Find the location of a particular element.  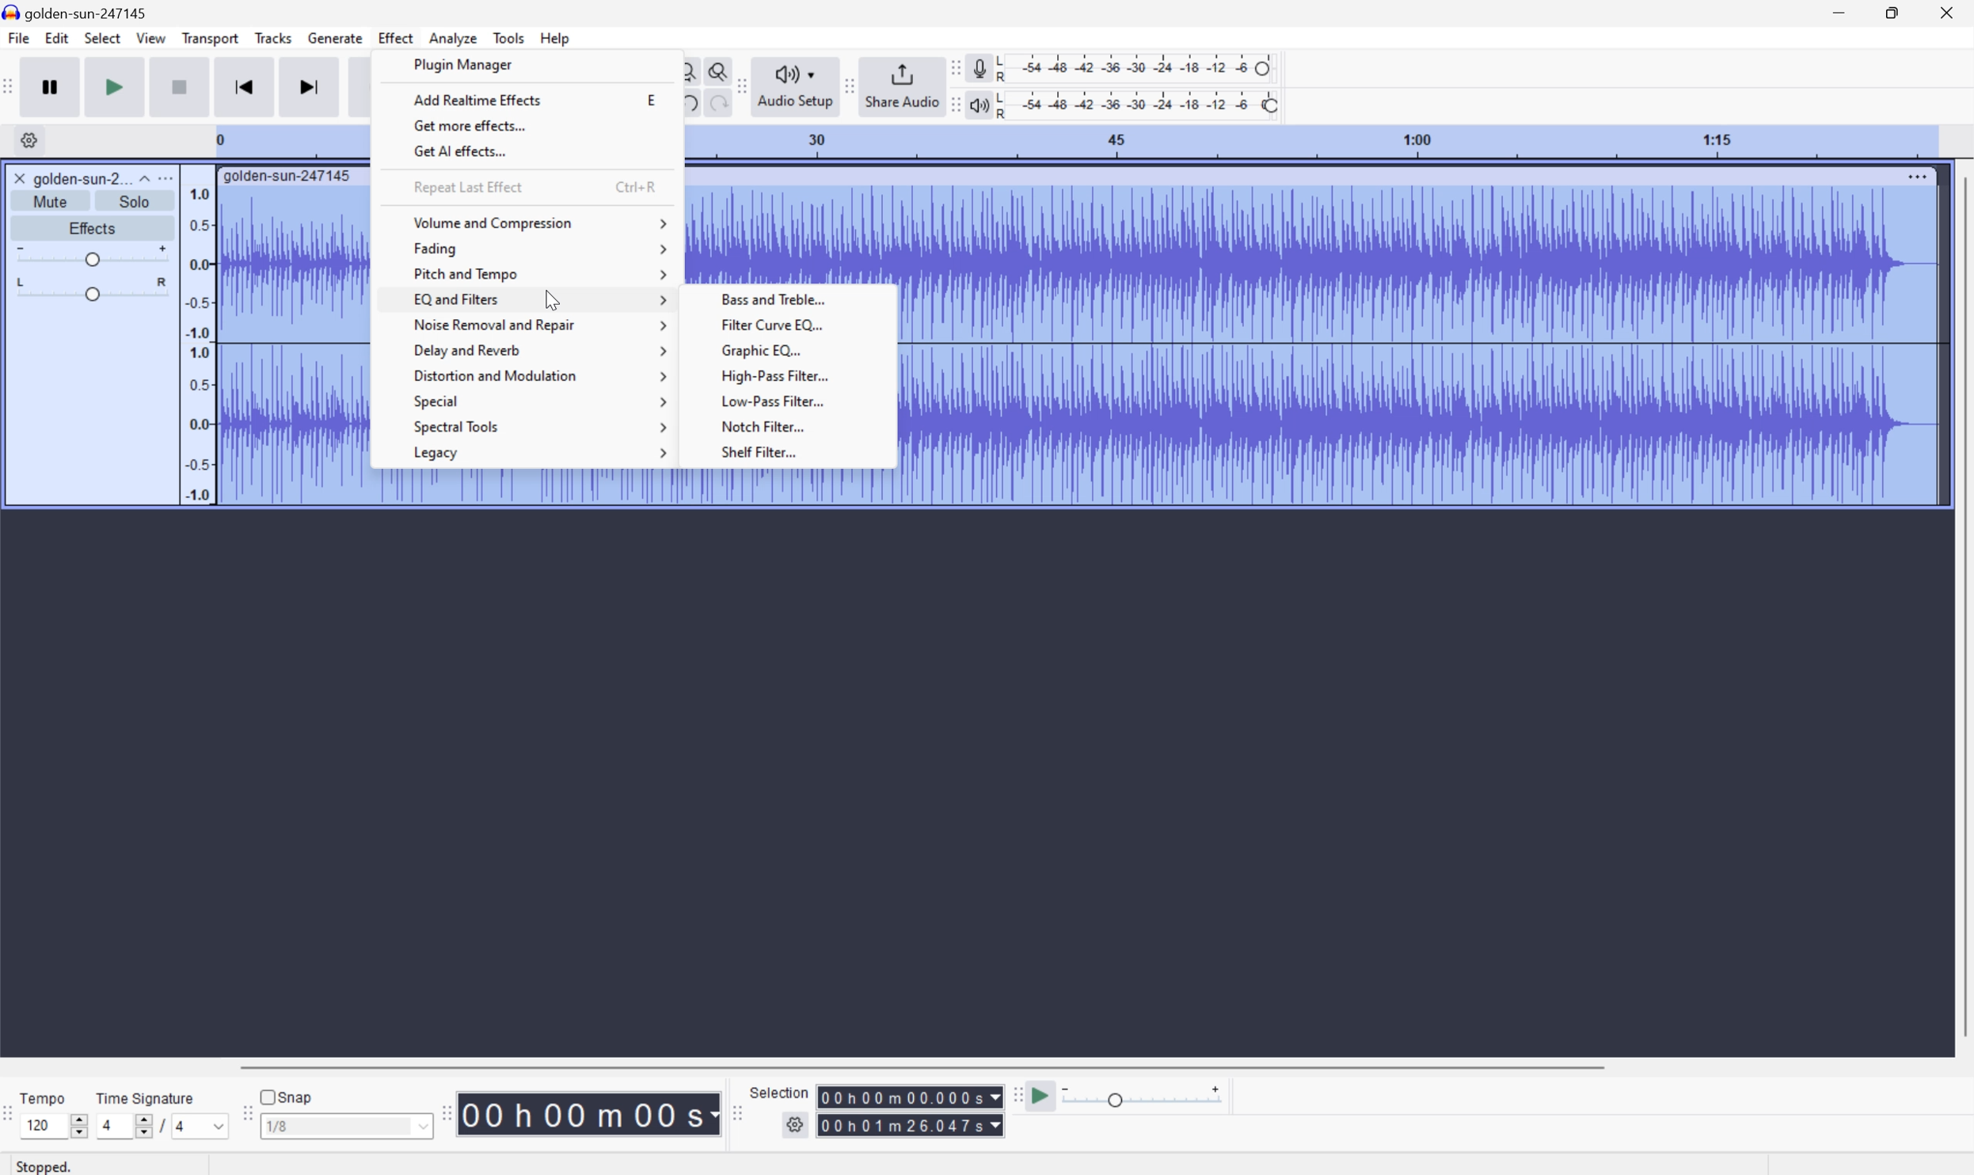

golden-sun-247145 is located at coordinates (289, 177).